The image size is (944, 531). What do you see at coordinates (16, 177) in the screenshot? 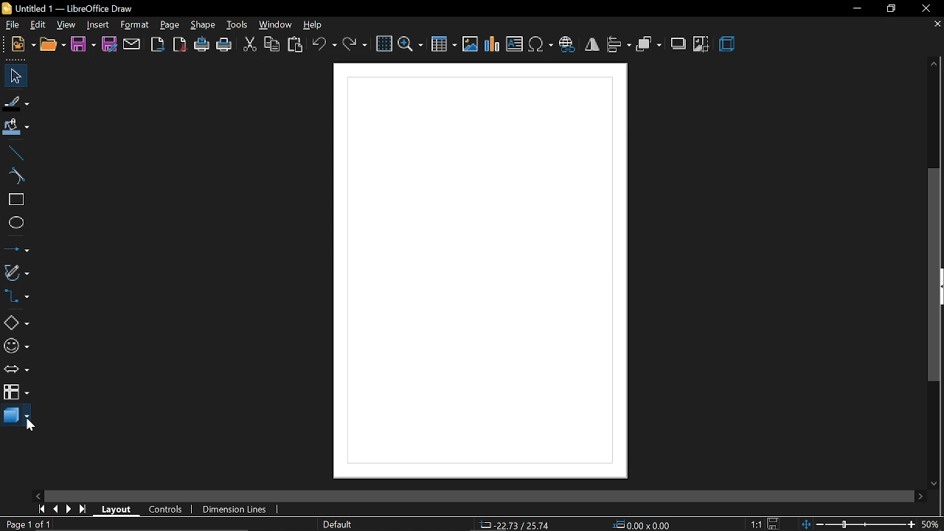
I see `curve` at bounding box center [16, 177].